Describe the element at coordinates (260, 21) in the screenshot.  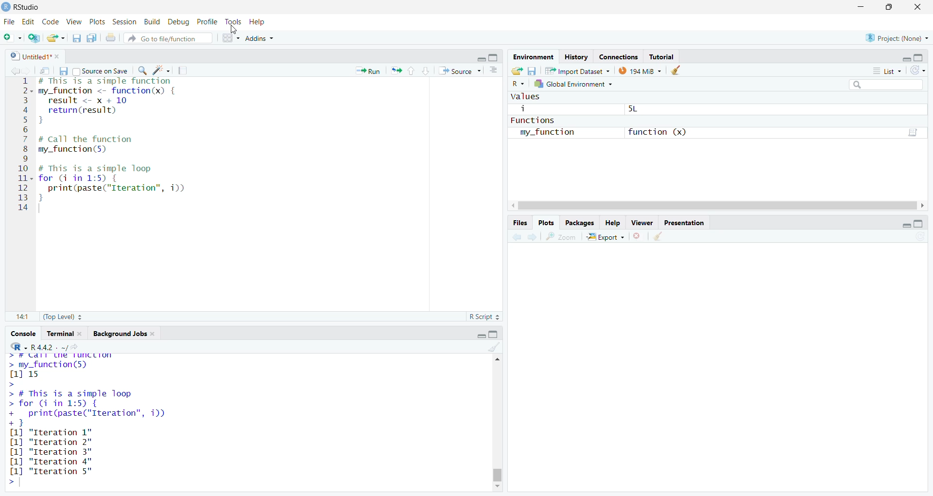
I see `help` at that location.